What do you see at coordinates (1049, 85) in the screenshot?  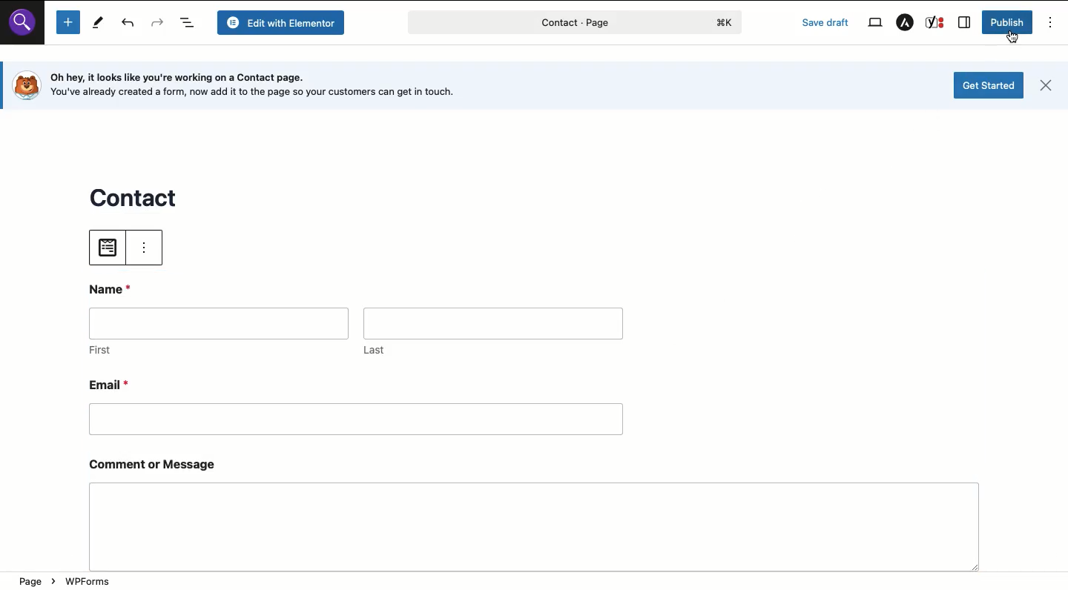 I see `close` at bounding box center [1049, 85].